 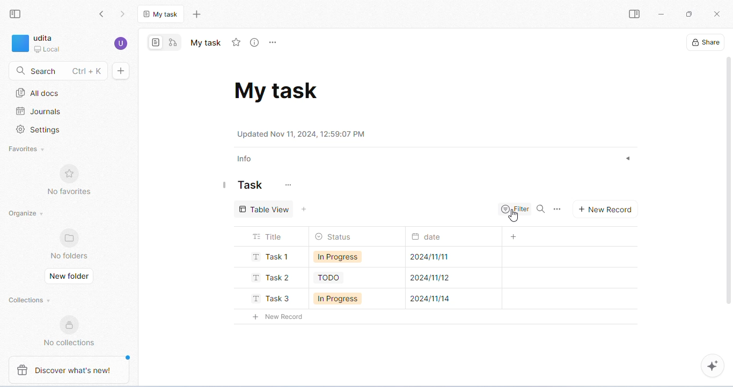 What do you see at coordinates (205, 42) in the screenshot?
I see `tab name` at bounding box center [205, 42].